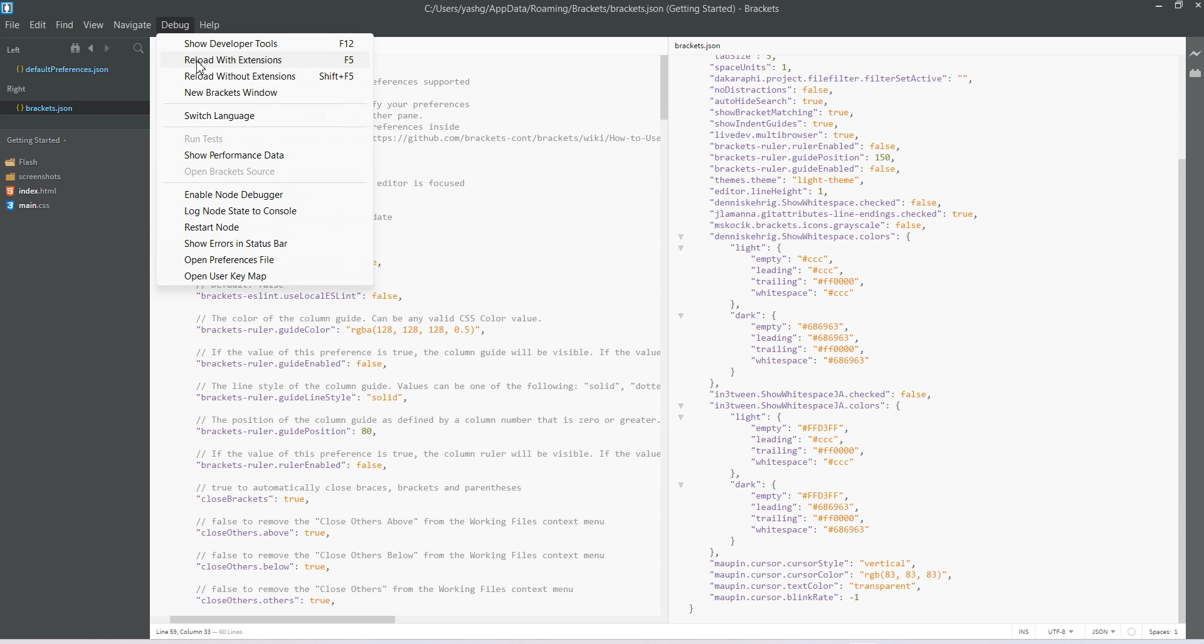  What do you see at coordinates (664, 331) in the screenshot?
I see `Vertical Scroll Bar` at bounding box center [664, 331].